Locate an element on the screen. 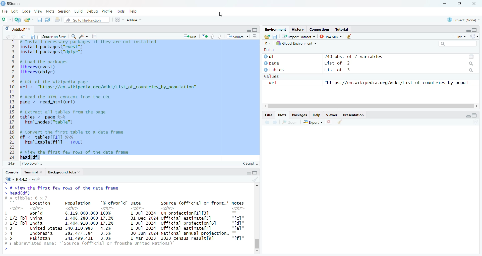 This screenshot has height=256, width=482. show in new window is located at coordinates (23, 36).